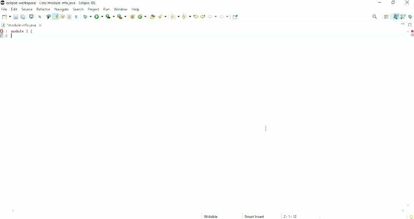 The height and width of the screenshot is (219, 414). I want to click on Refactor, so click(43, 9).